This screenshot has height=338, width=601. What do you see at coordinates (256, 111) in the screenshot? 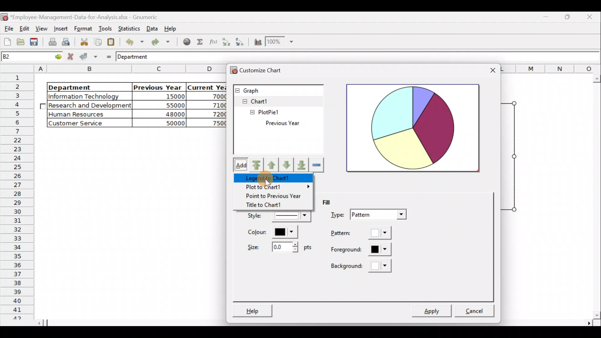
I see `PlotPie1` at bounding box center [256, 111].